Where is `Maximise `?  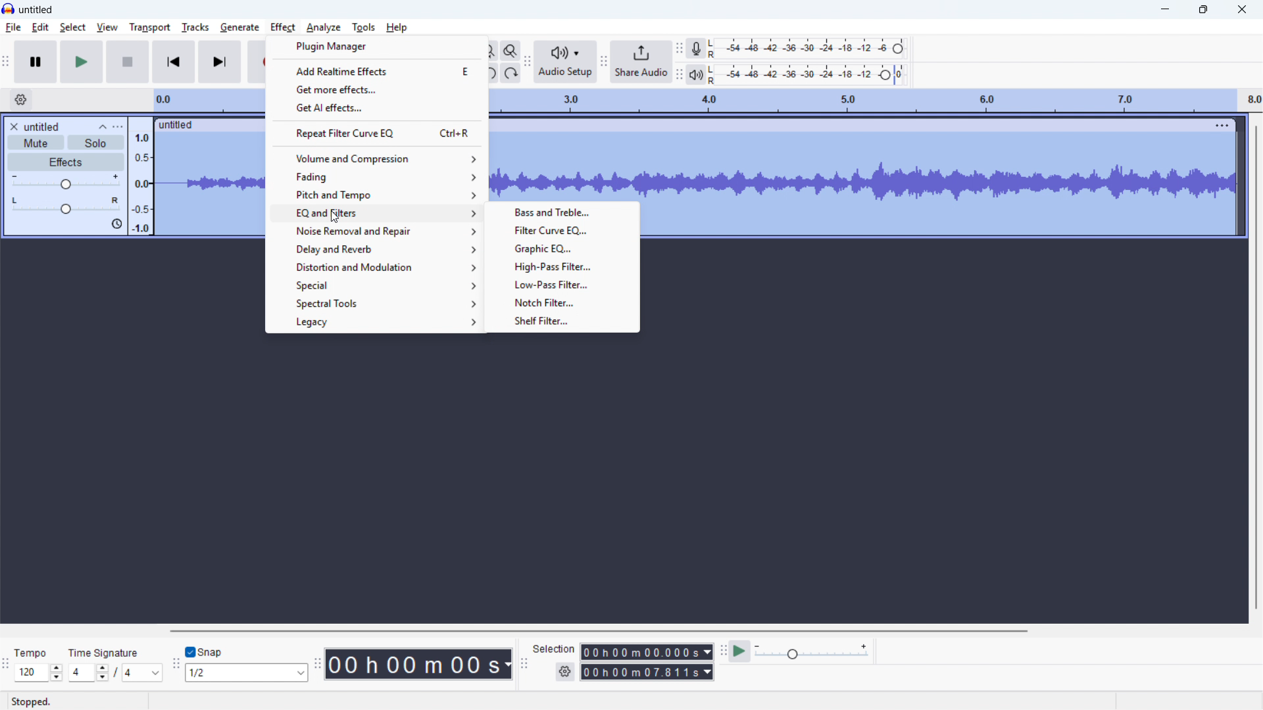
Maximise  is located at coordinates (1203, 10).